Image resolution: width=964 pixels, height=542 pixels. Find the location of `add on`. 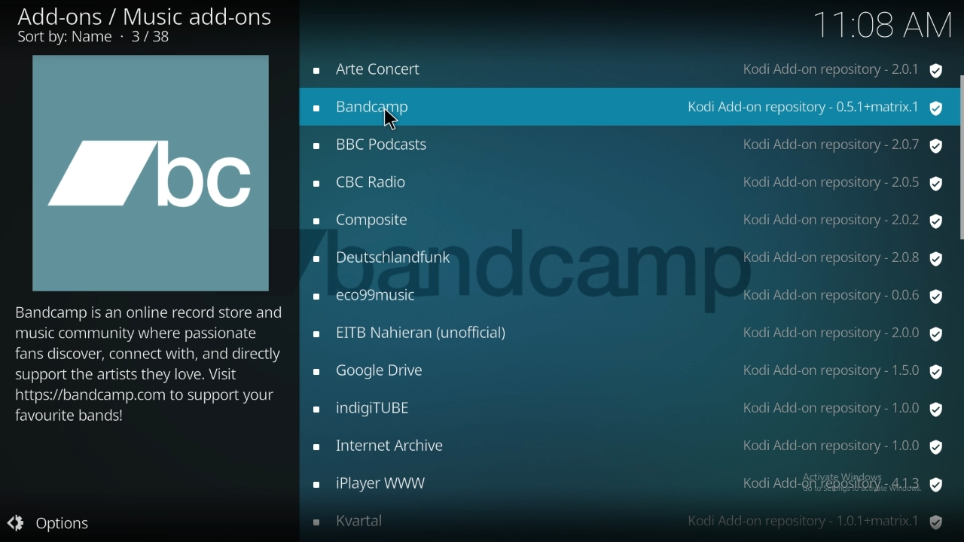

add on is located at coordinates (627, 221).